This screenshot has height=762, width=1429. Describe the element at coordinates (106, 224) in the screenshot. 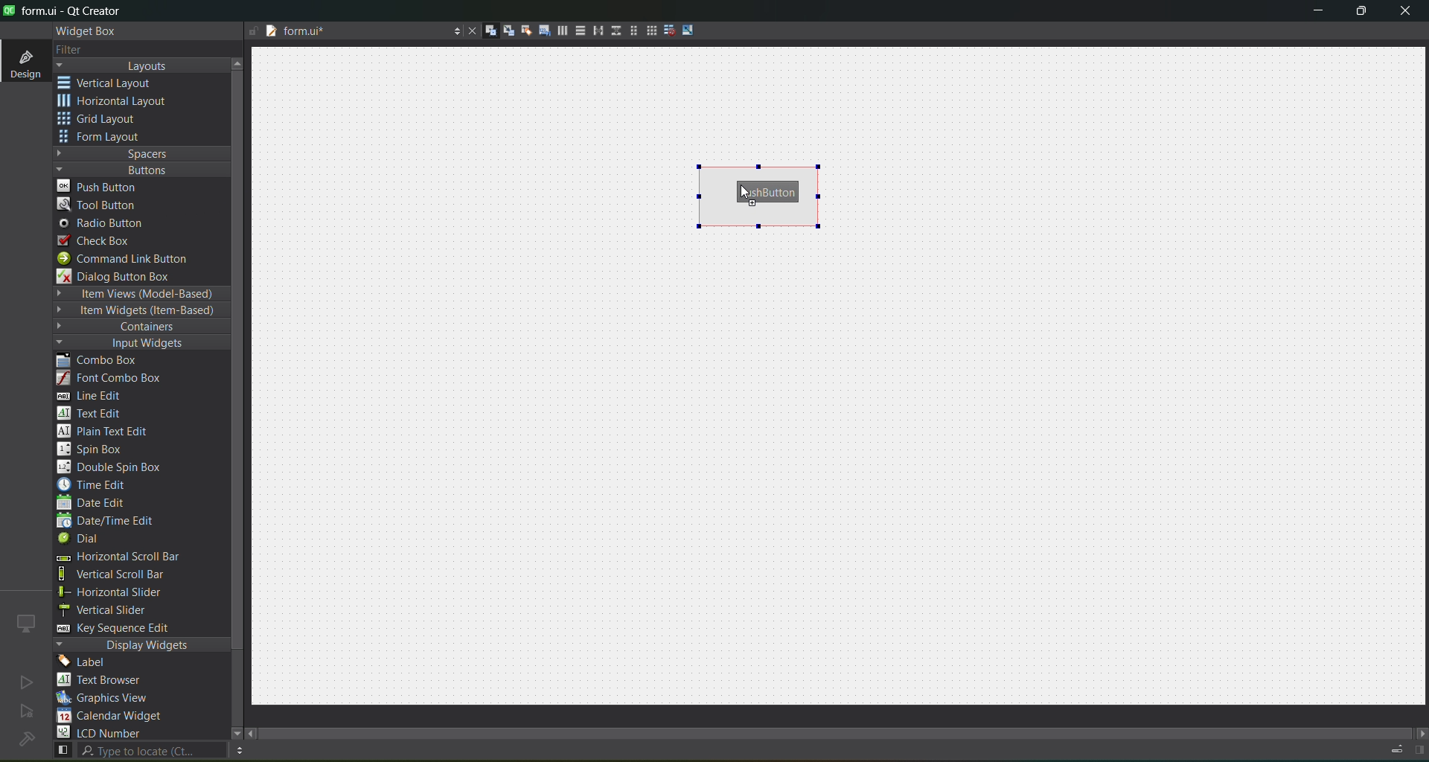

I see `radio` at that location.